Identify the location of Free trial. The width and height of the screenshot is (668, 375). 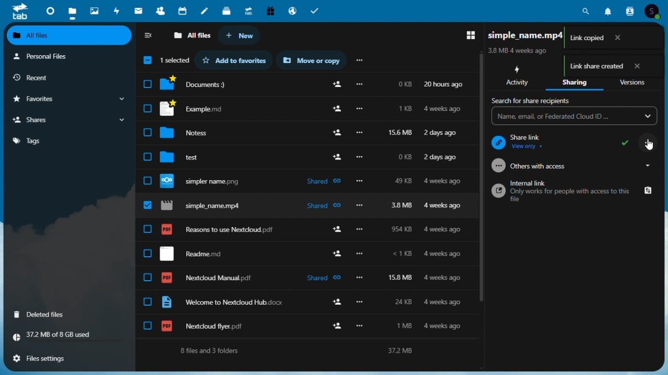
(269, 10).